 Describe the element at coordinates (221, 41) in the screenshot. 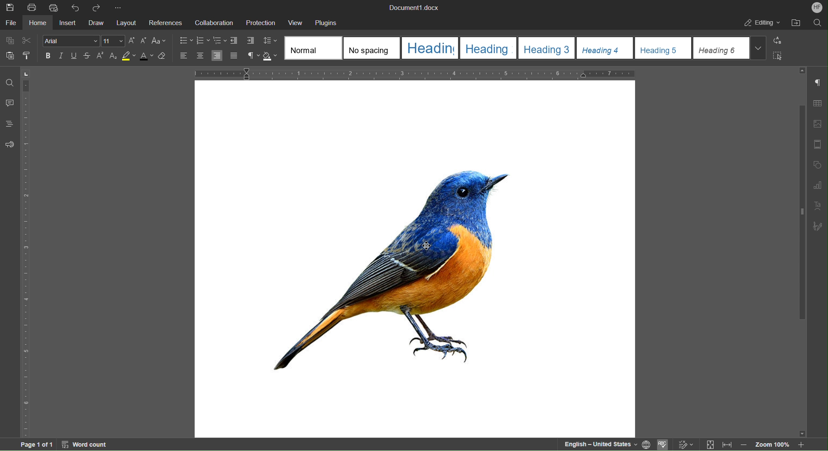

I see `Nested List` at that location.